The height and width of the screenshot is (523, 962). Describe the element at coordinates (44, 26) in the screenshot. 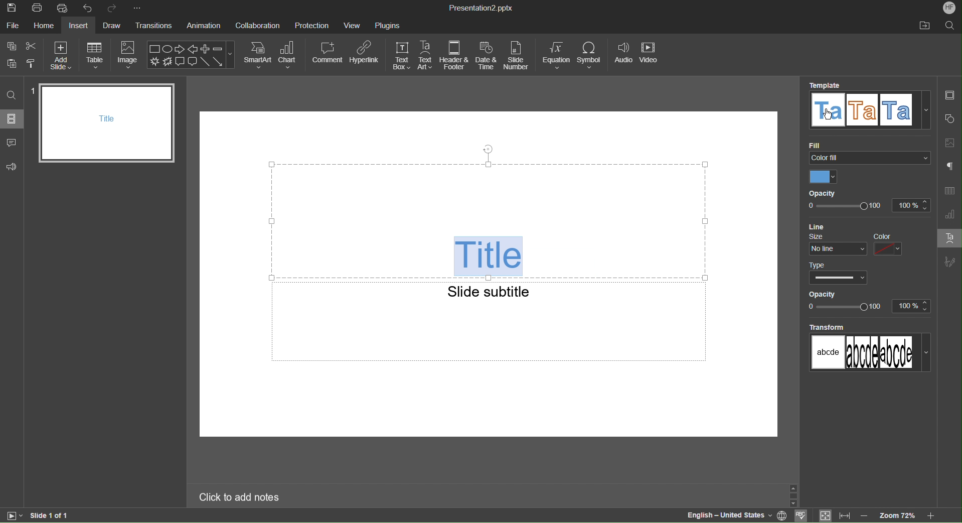

I see `Home` at that location.